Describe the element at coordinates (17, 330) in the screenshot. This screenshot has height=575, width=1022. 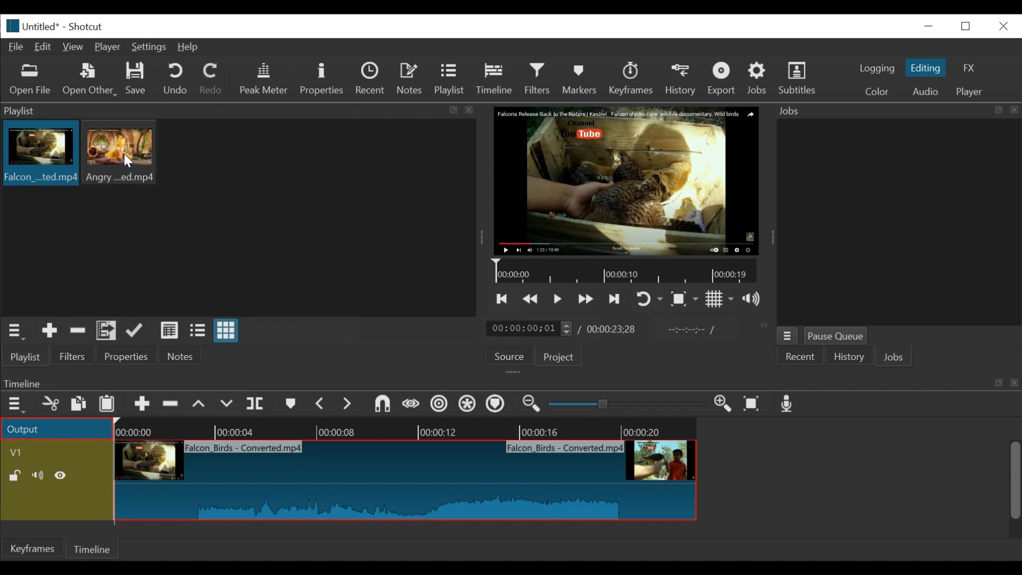
I see `playlist menu` at that location.